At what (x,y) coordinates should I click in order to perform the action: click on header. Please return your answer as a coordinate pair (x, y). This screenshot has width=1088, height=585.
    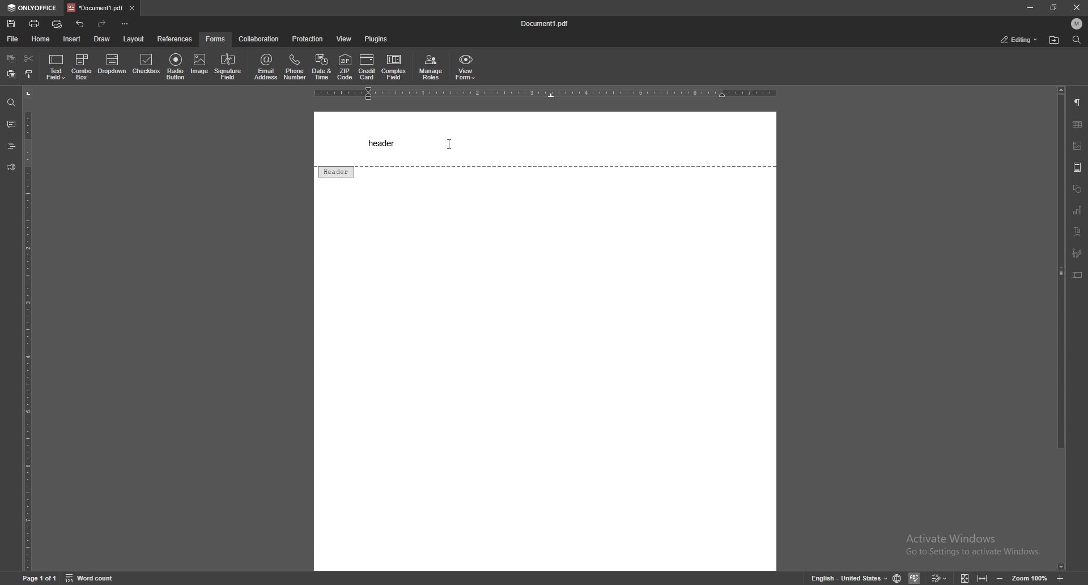
    Looking at the image, I should click on (335, 171).